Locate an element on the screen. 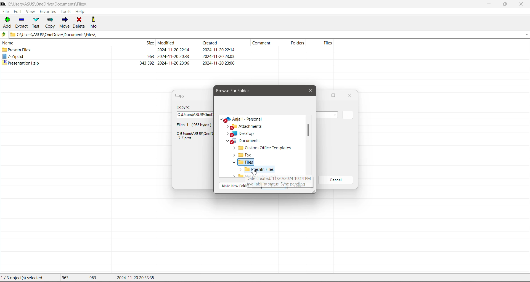  File size is located at coordinates (137, 53).